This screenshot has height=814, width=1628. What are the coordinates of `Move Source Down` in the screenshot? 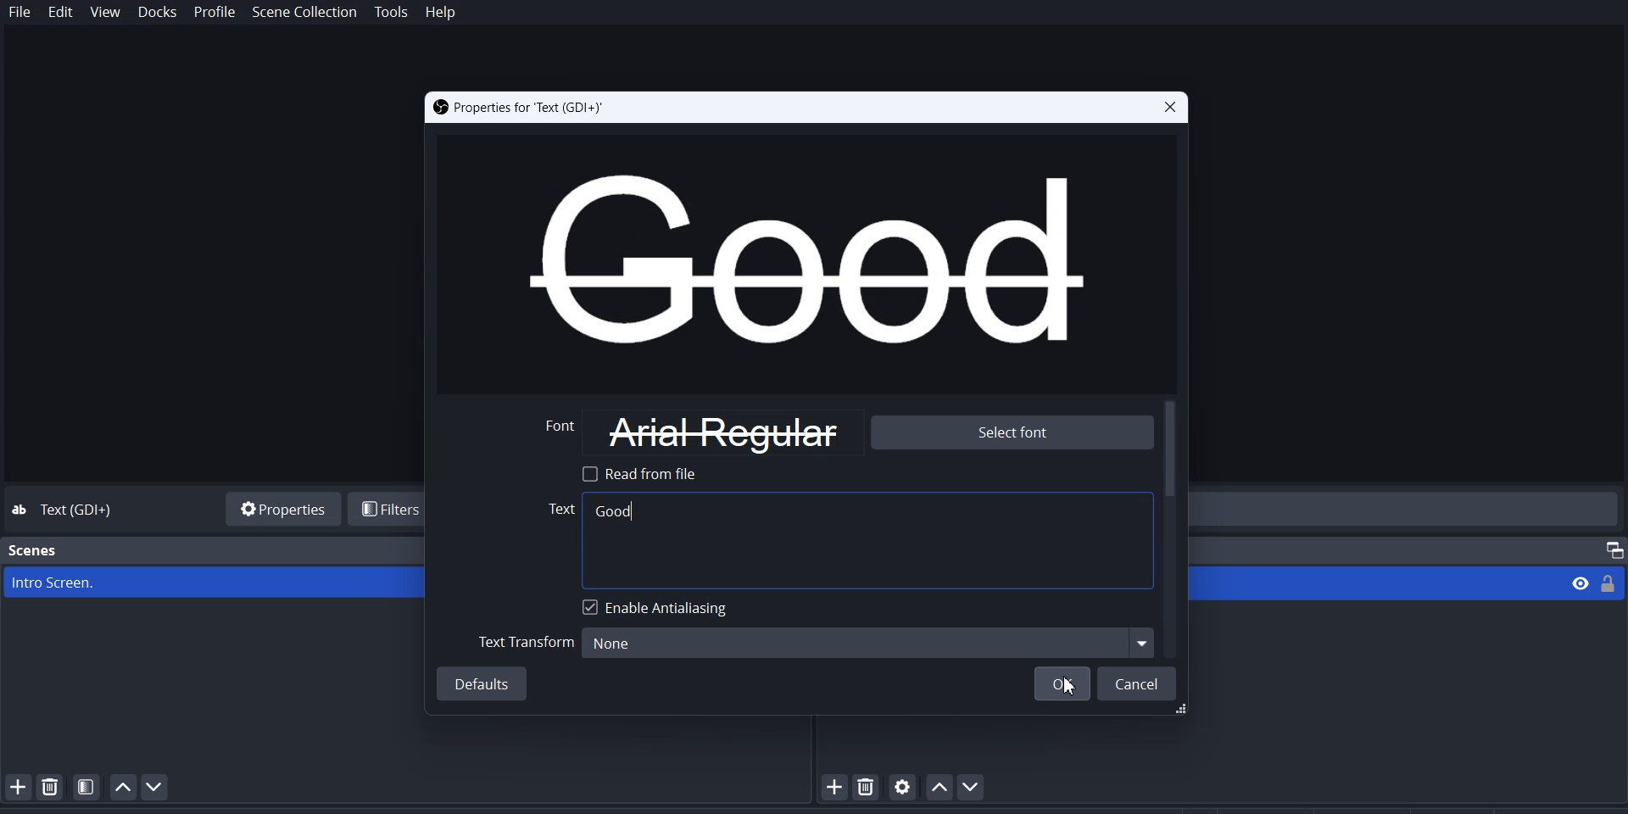 It's located at (974, 786).